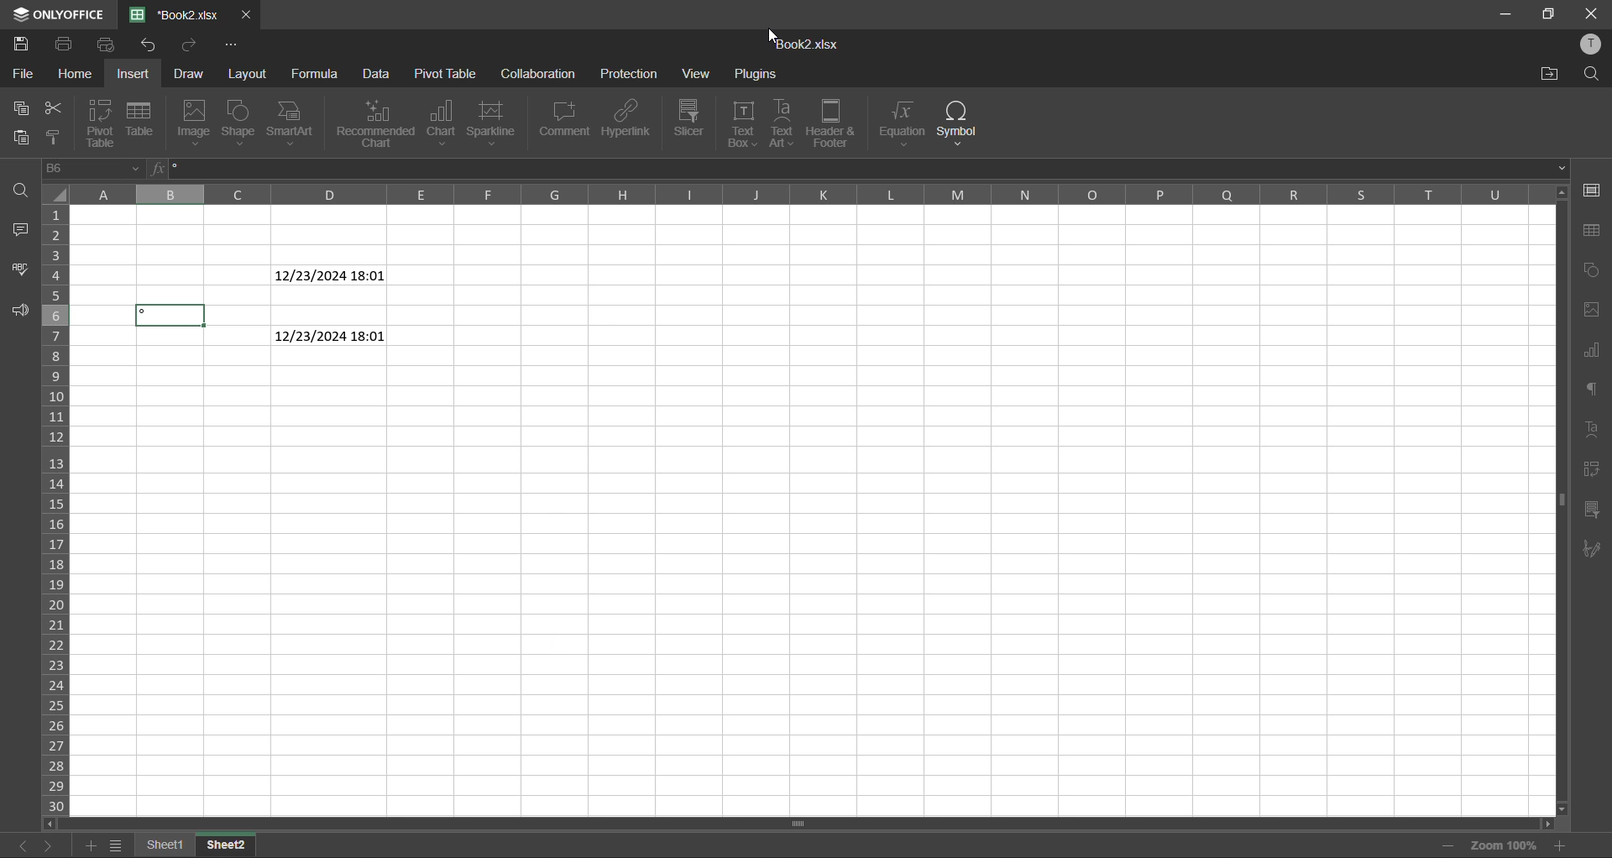 Image resolution: width=1612 pixels, height=858 pixels. What do you see at coordinates (1505, 845) in the screenshot?
I see `zoom factor` at bounding box center [1505, 845].